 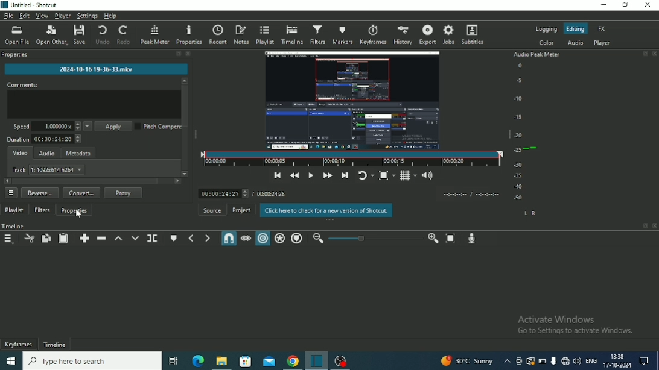 I want to click on Audio, so click(x=576, y=43).